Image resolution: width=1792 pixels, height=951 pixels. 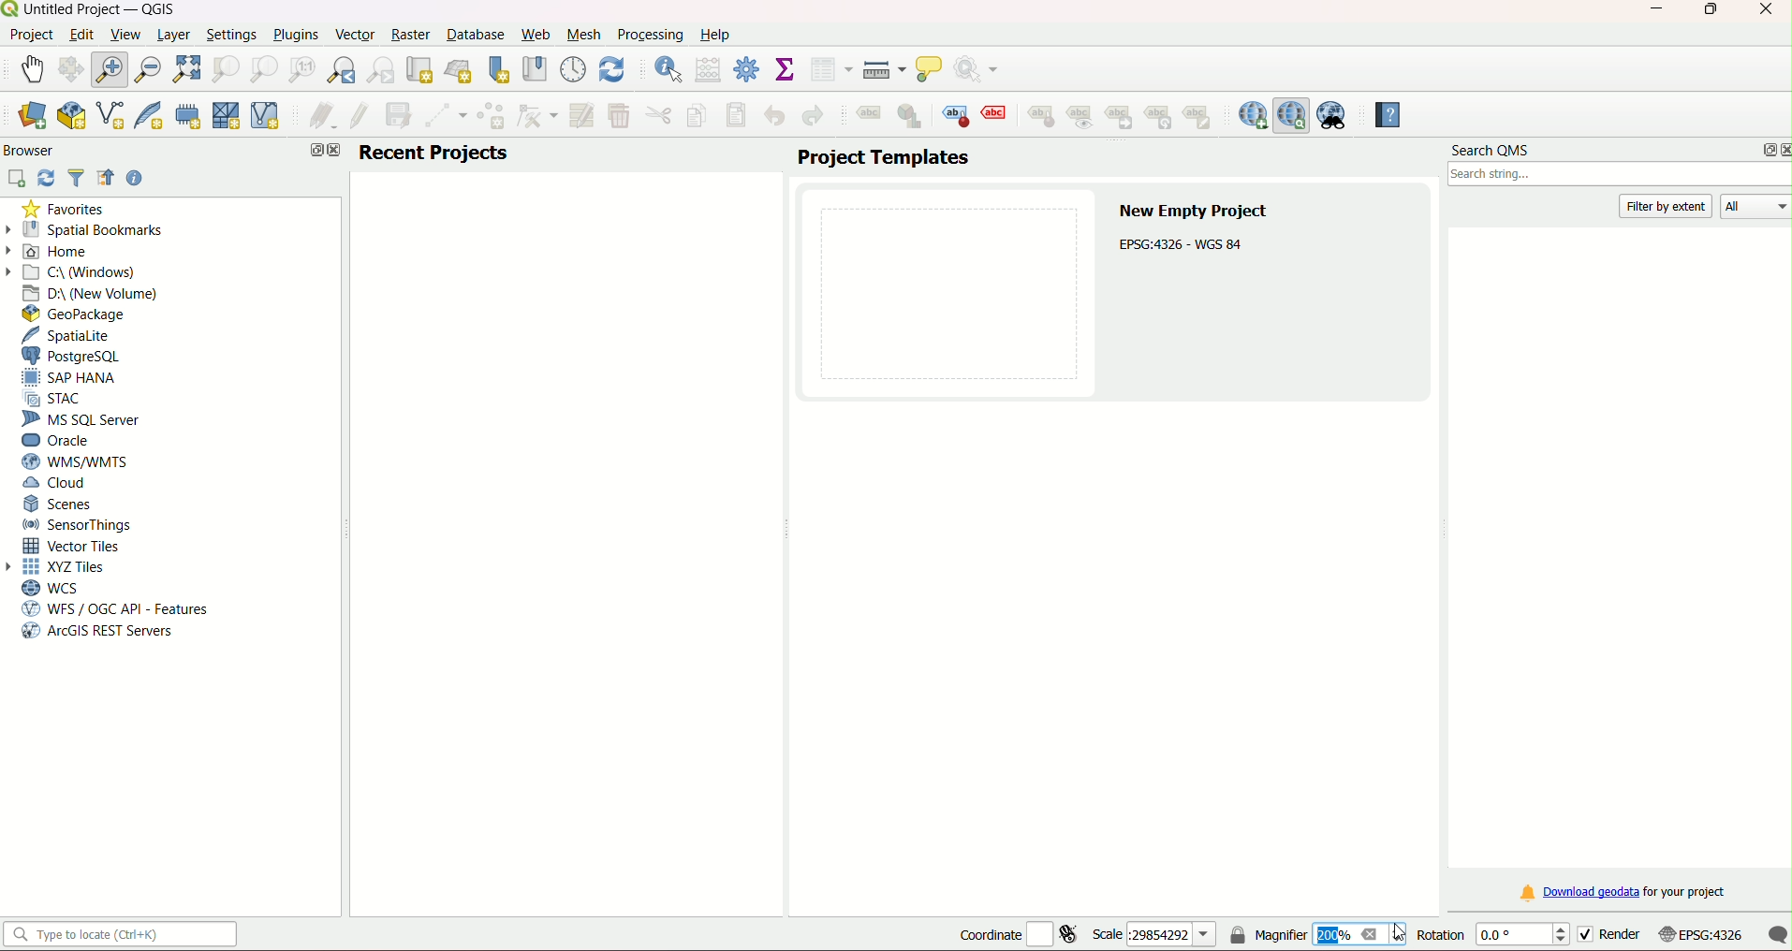 I want to click on zoom to navigate resolution, so click(x=300, y=70).